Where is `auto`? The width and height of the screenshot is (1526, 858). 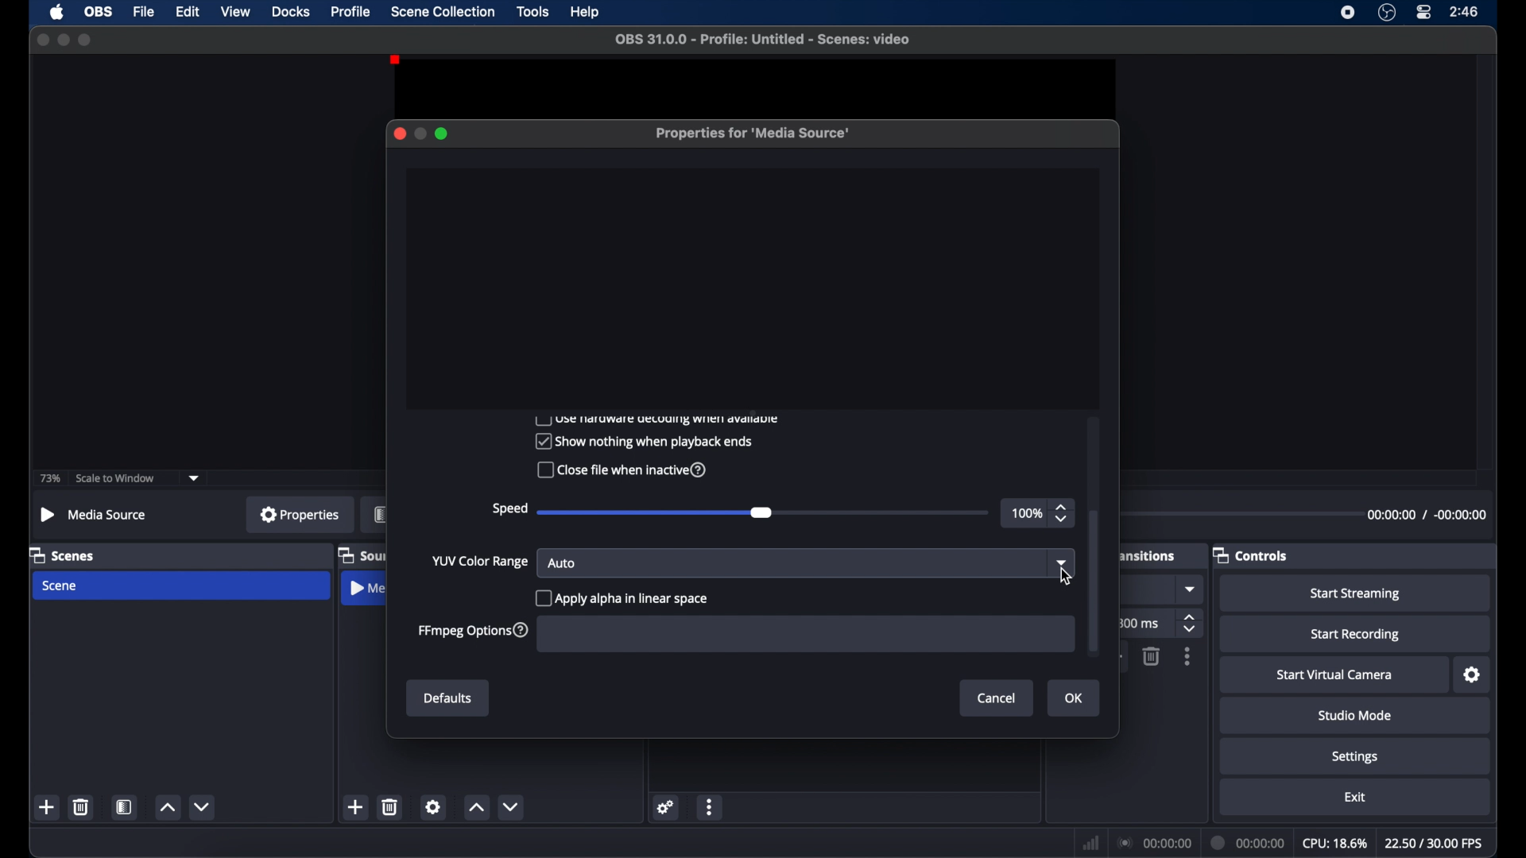 auto is located at coordinates (563, 561).